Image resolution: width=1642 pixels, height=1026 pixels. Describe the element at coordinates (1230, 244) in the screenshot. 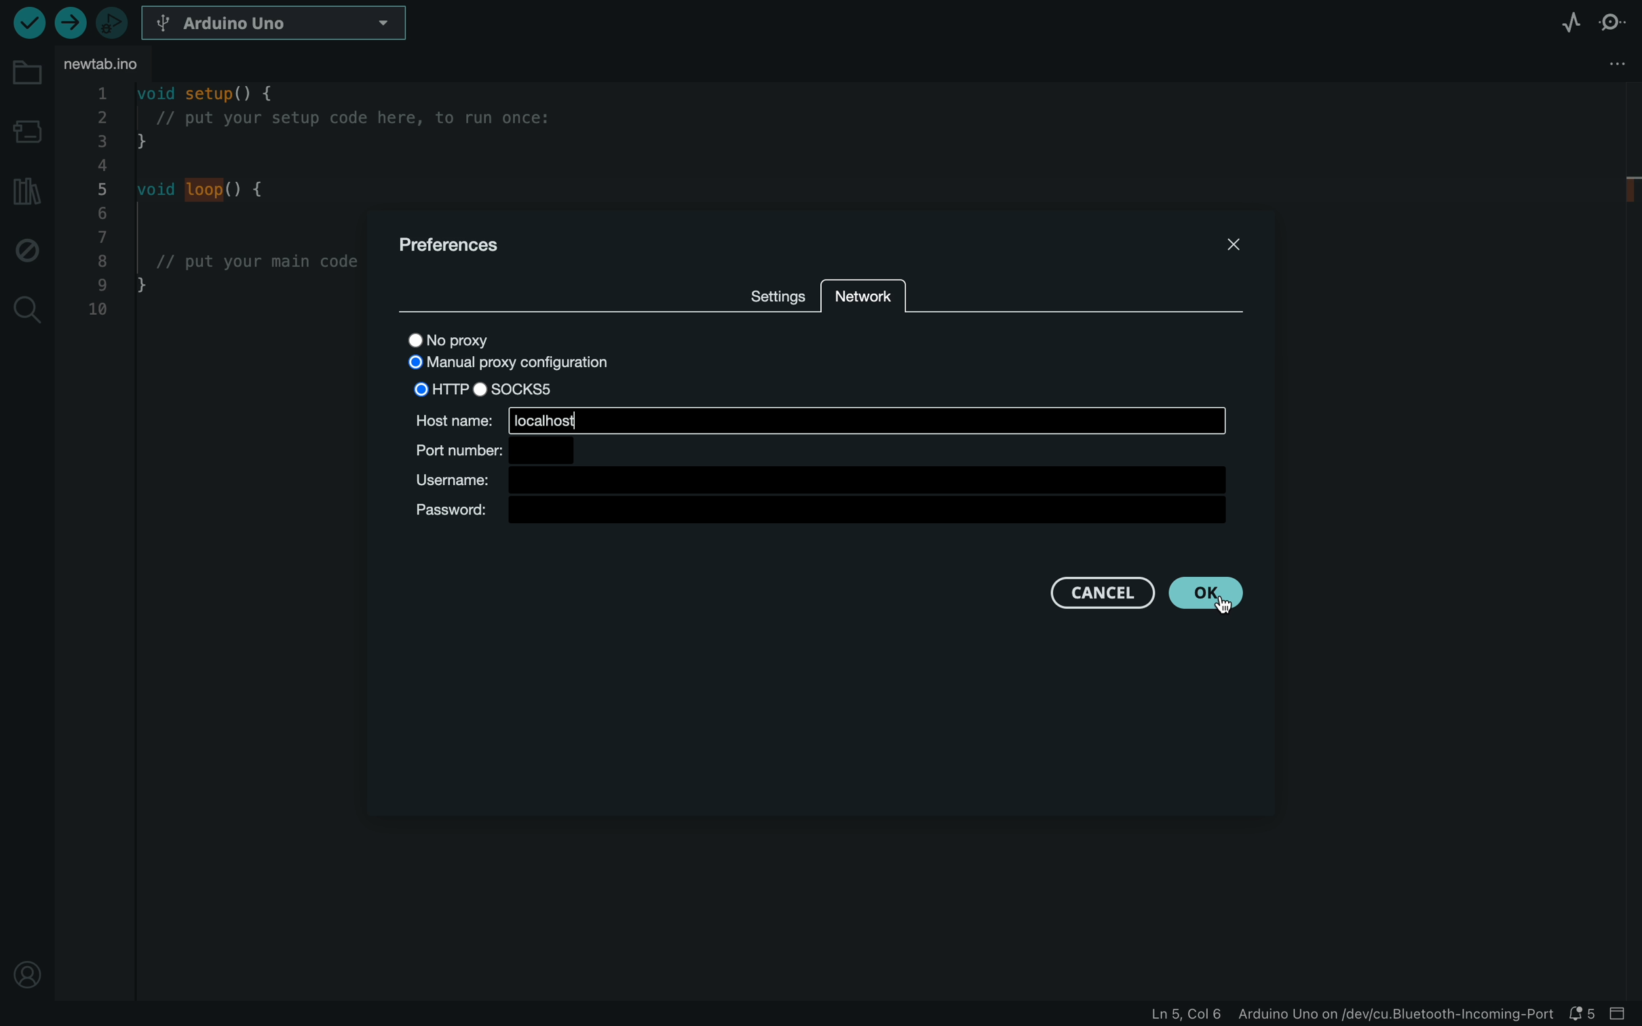

I see `close` at that location.